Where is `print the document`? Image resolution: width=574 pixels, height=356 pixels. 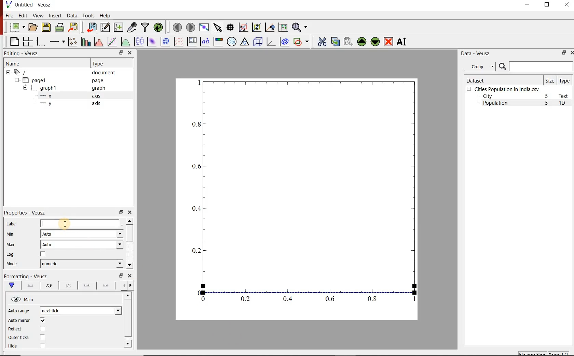
print the document is located at coordinates (59, 28).